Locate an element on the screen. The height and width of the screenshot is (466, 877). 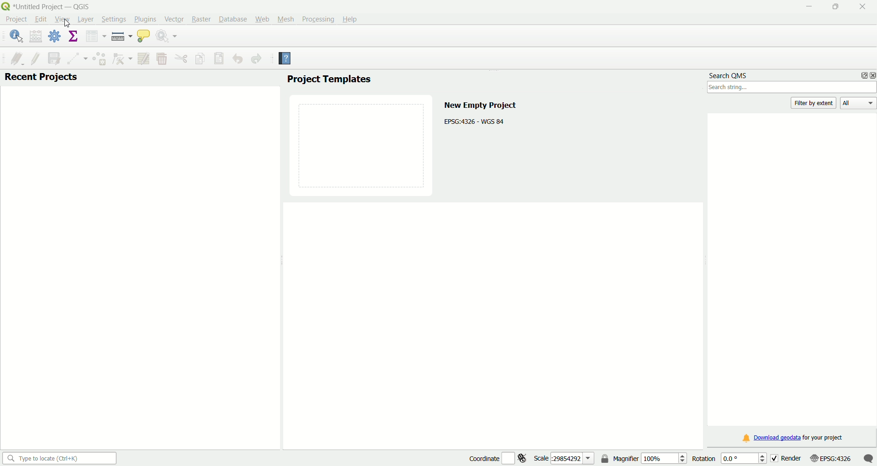
show statistical summary is located at coordinates (74, 37).